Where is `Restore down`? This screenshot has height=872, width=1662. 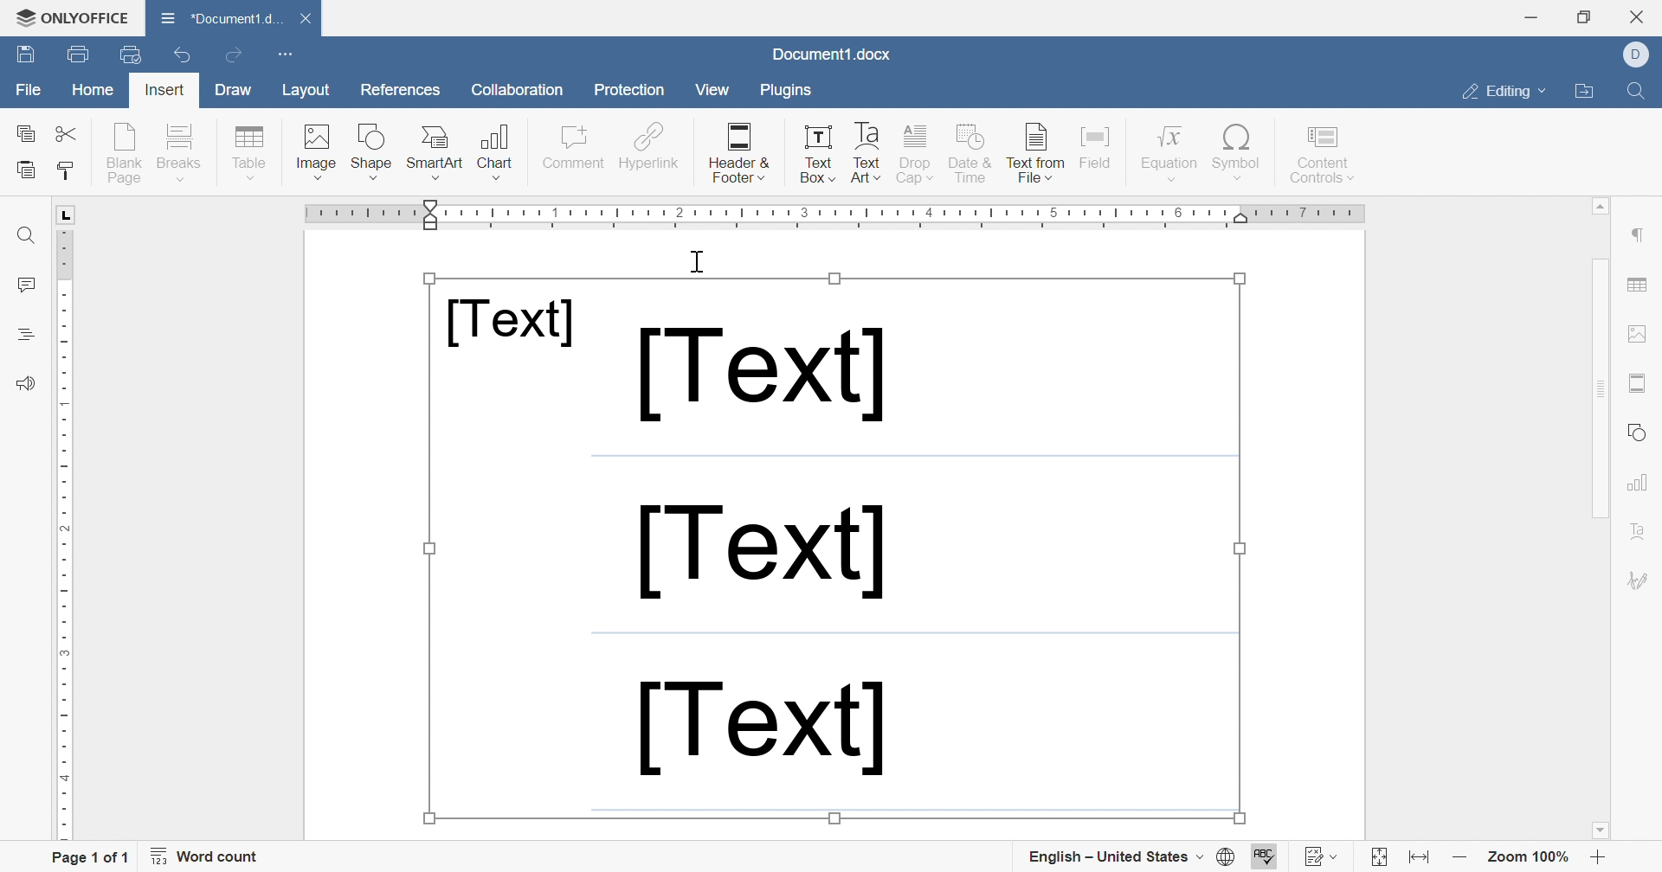
Restore down is located at coordinates (1582, 17).